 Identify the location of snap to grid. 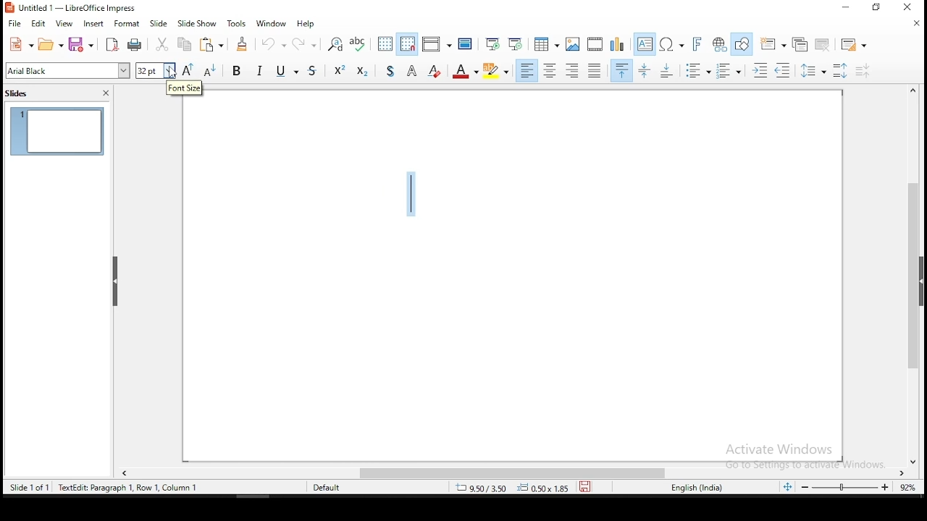
(408, 43).